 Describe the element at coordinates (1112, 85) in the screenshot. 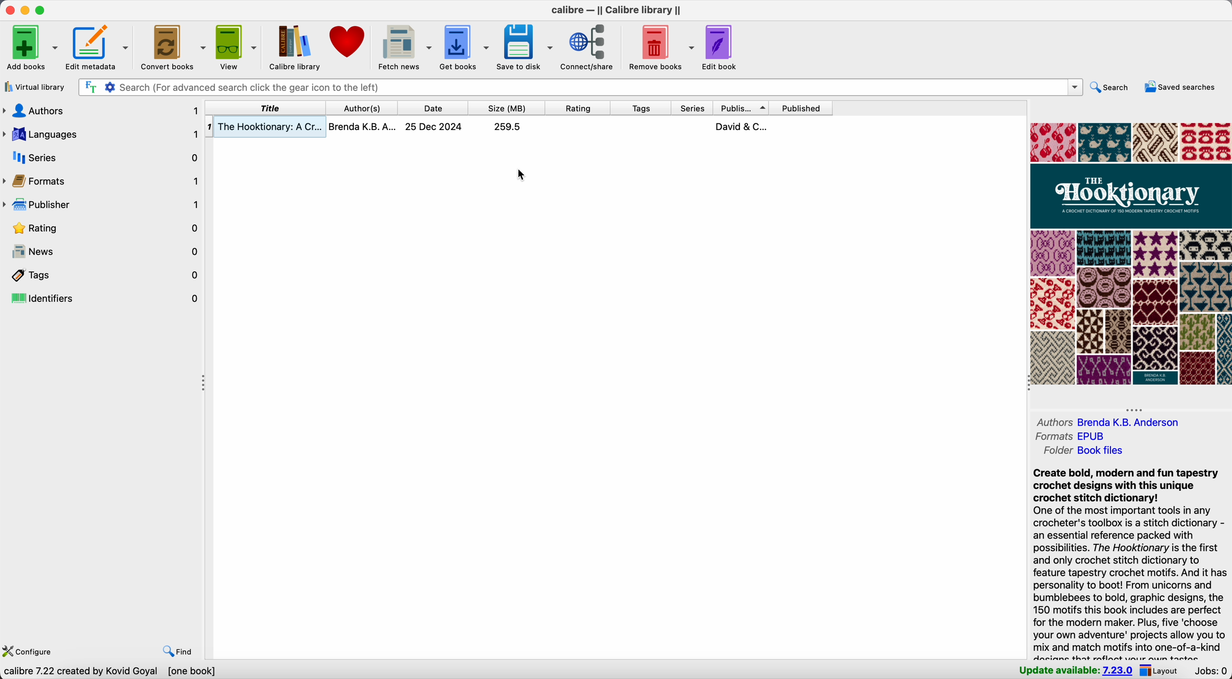

I see `search` at that location.